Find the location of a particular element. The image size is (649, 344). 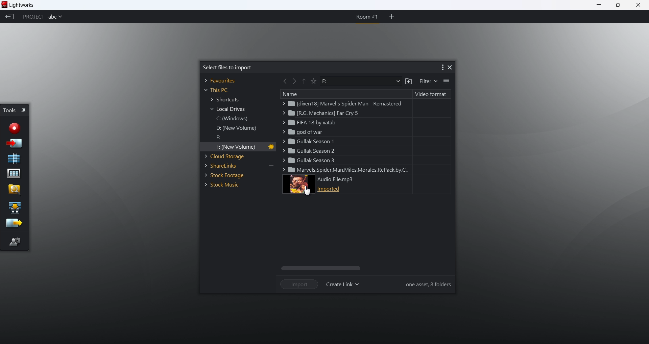

pin/unpin is located at coordinates (25, 110).